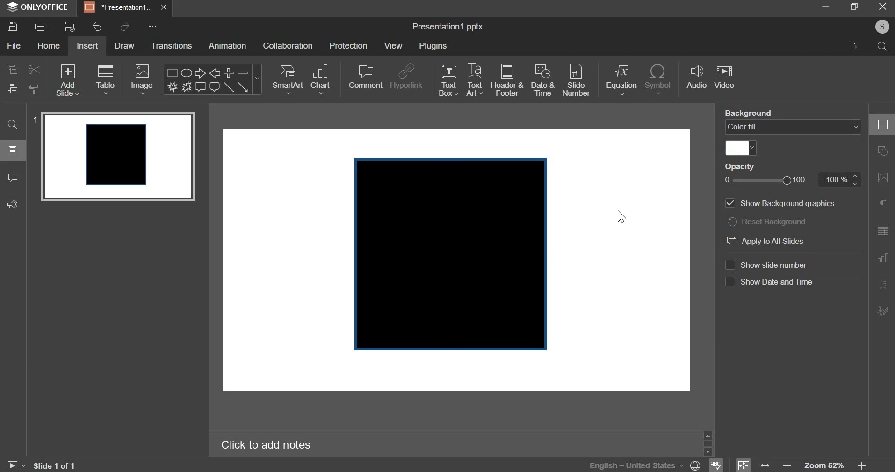 Image resolution: width=895 pixels, height=472 pixels. Describe the element at coordinates (187, 87) in the screenshot. I see `Forward fee shape` at that location.